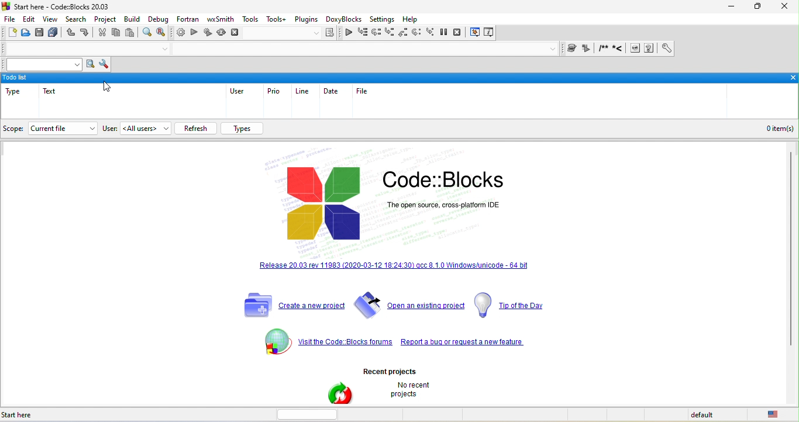 This screenshot has height=422, width=799. I want to click on open tab, so click(360, 50).